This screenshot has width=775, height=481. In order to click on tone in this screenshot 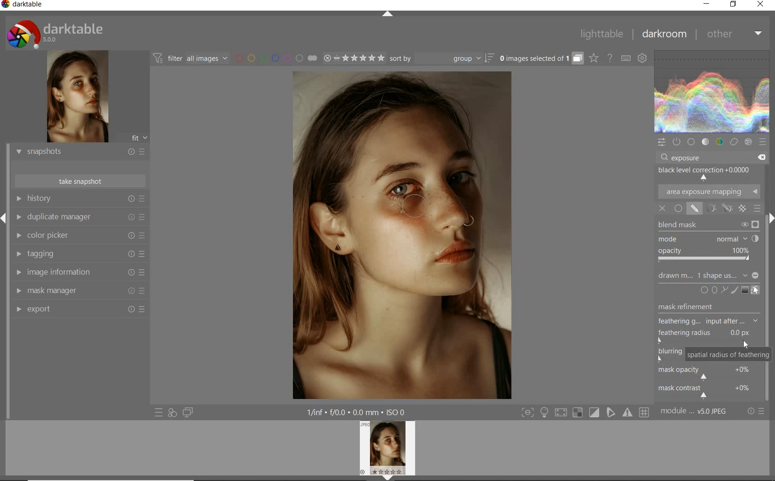, I will do `click(705, 142)`.